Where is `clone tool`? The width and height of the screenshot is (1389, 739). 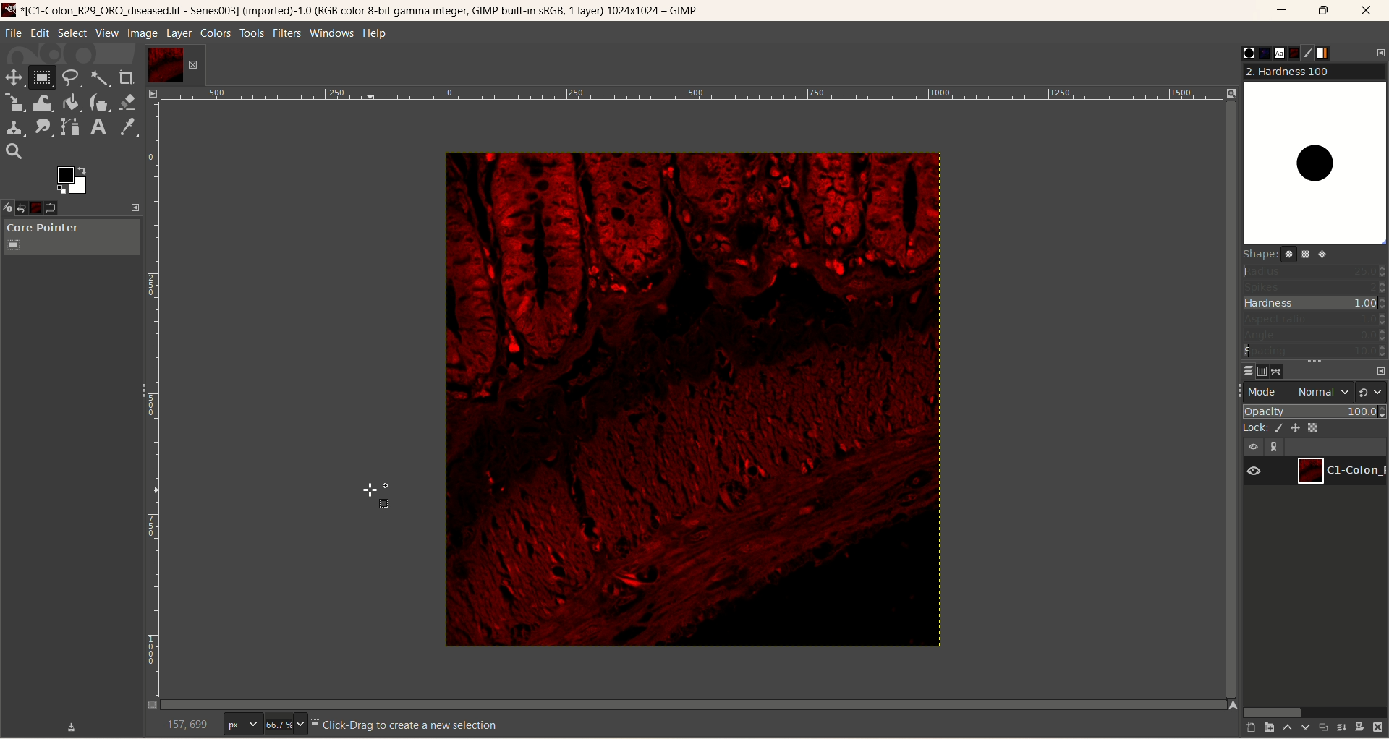 clone tool is located at coordinates (13, 127).